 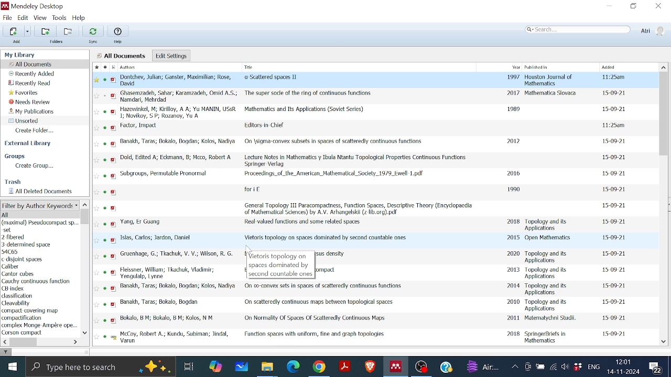 I want to click on Author, so click(x=178, y=287).